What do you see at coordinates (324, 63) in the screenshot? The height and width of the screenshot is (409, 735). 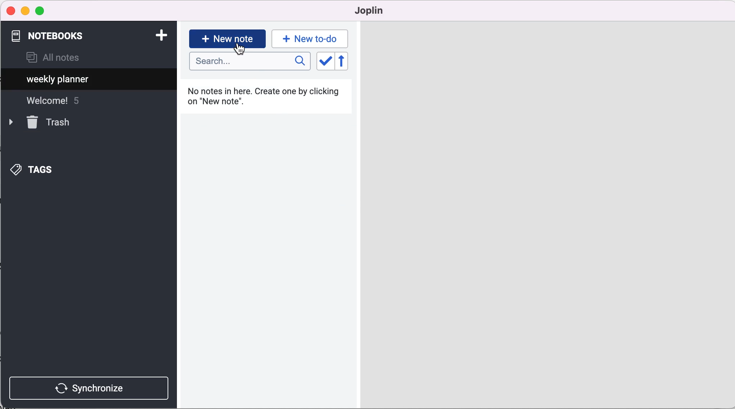 I see `toggle sort order field` at bounding box center [324, 63].